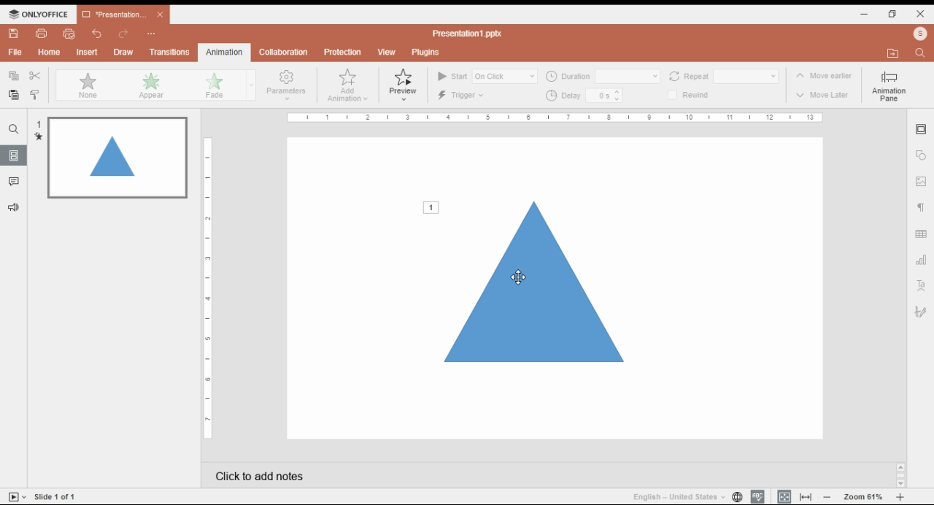  Describe the element at coordinates (16, 34) in the screenshot. I see `save` at that location.